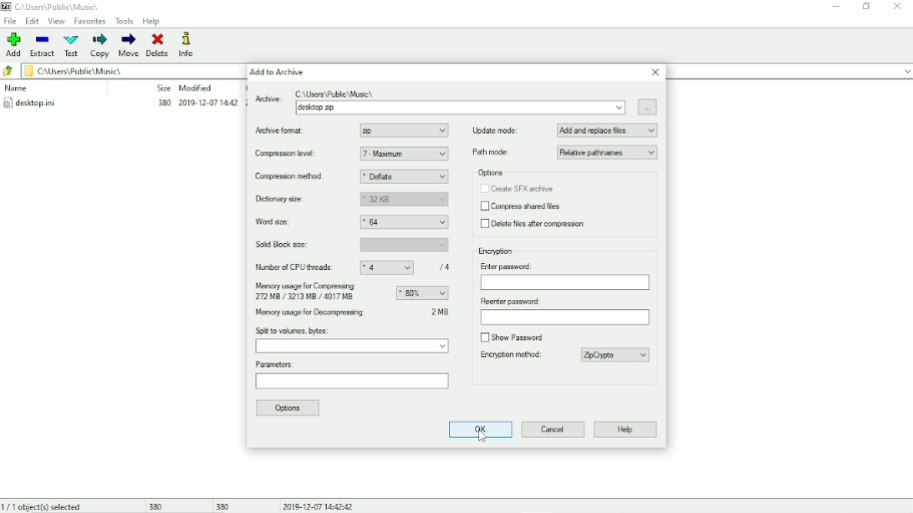 The image size is (913, 513). Describe the element at coordinates (43, 47) in the screenshot. I see `Extract` at that location.